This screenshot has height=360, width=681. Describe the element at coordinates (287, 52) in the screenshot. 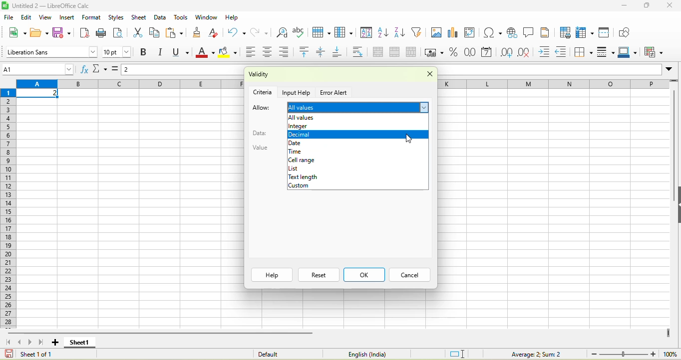

I see `align right` at that location.